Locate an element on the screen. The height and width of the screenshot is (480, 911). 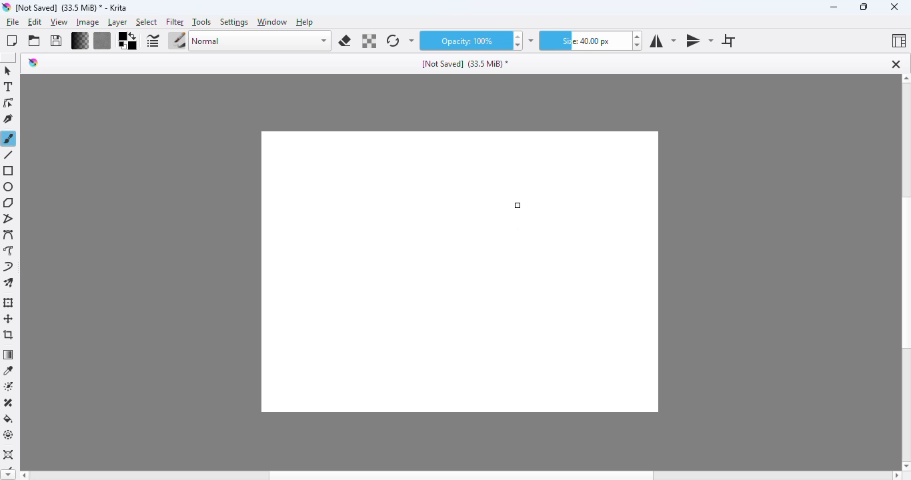
maximize is located at coordinates (864, 7).